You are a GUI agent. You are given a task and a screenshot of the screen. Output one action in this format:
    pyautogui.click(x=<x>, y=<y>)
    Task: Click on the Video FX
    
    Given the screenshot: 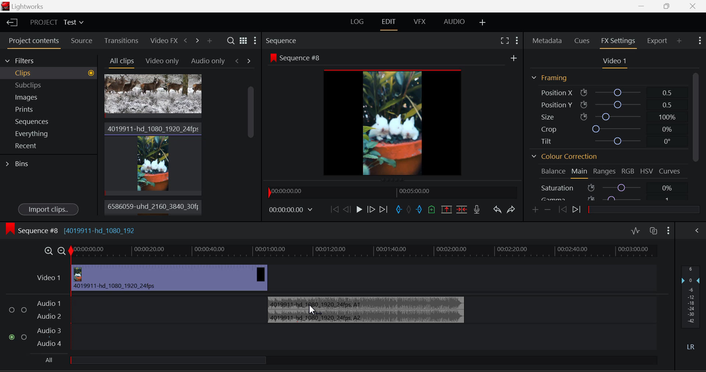 What is the action you would take?
    pyautogui.click(x=163, y=40)
    